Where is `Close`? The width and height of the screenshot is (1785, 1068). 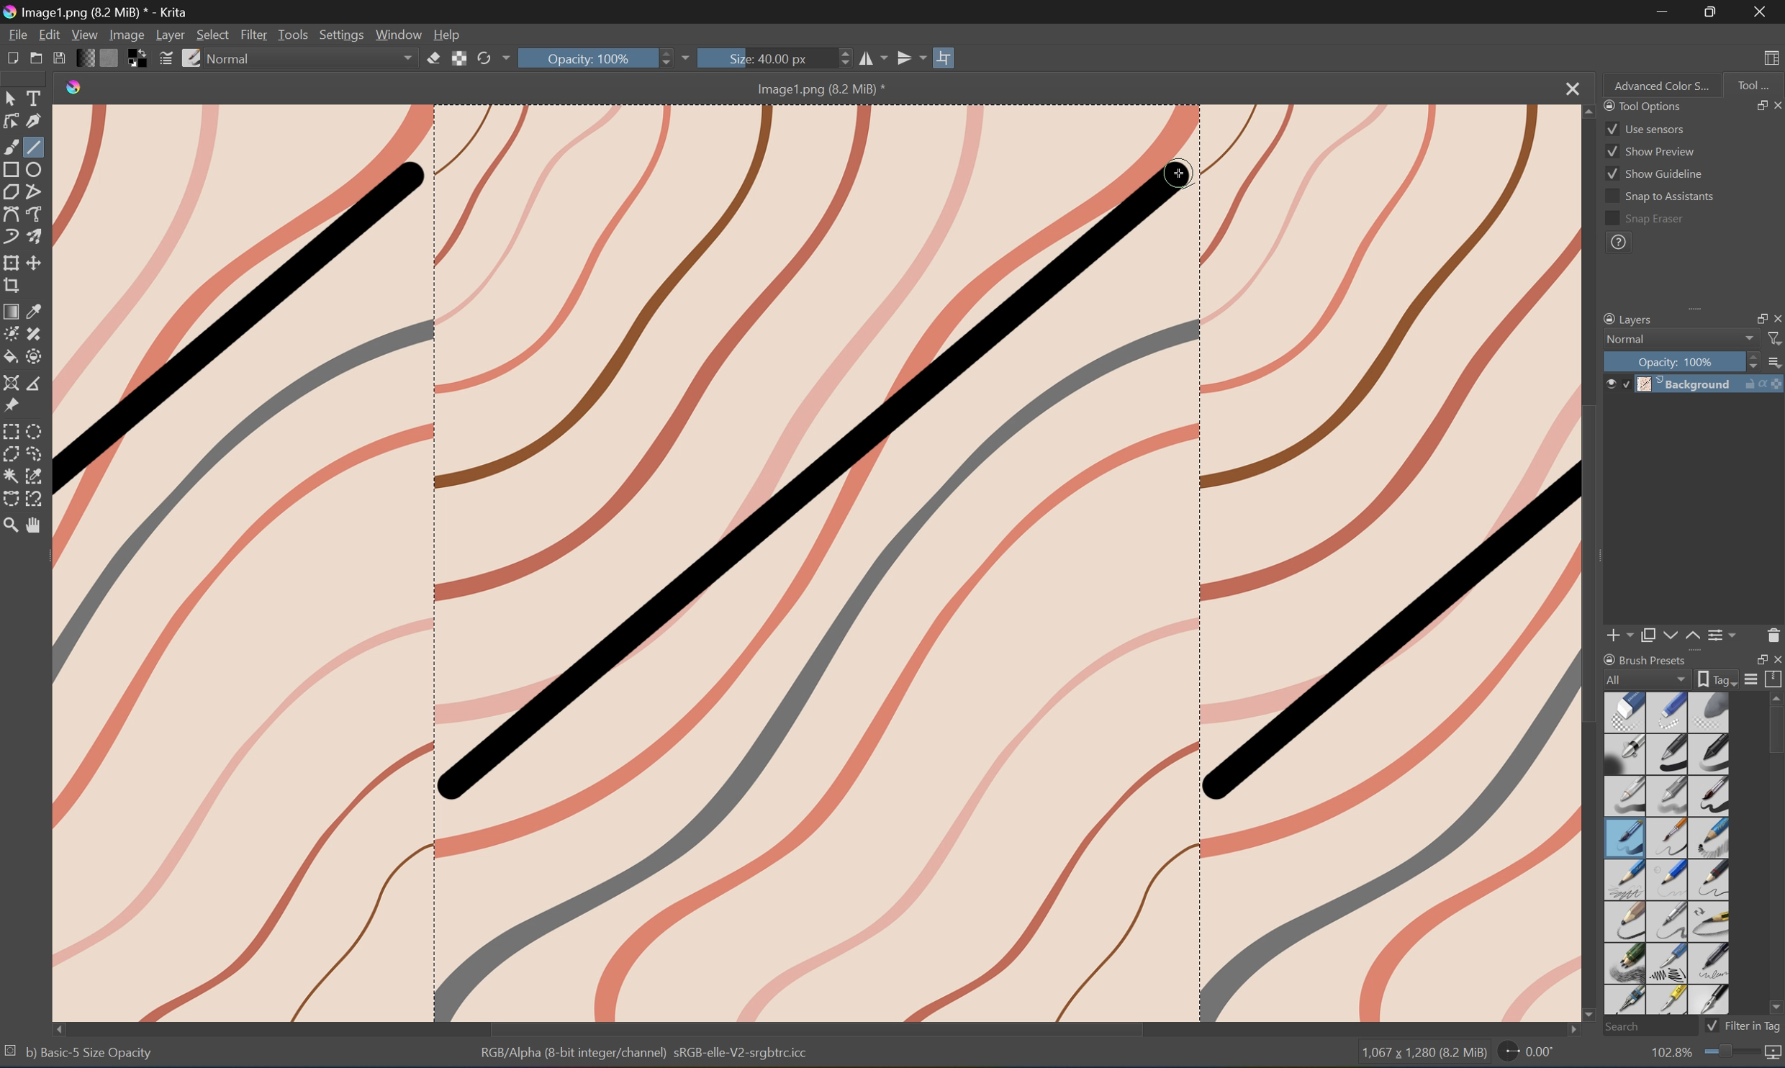
Close is located at coordinates (1774, 317).